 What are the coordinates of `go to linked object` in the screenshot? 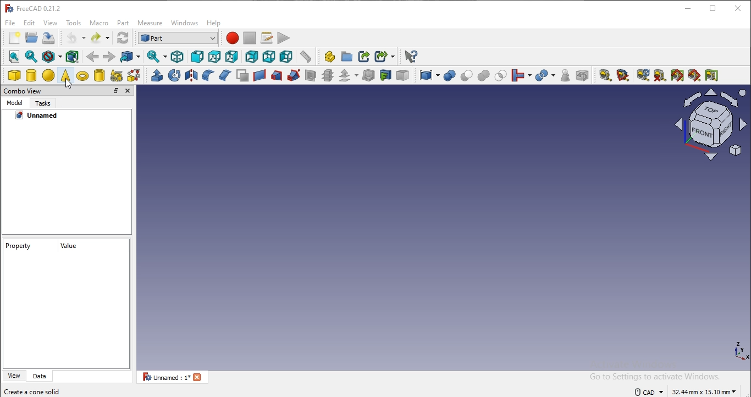 It's located at (129, 57).